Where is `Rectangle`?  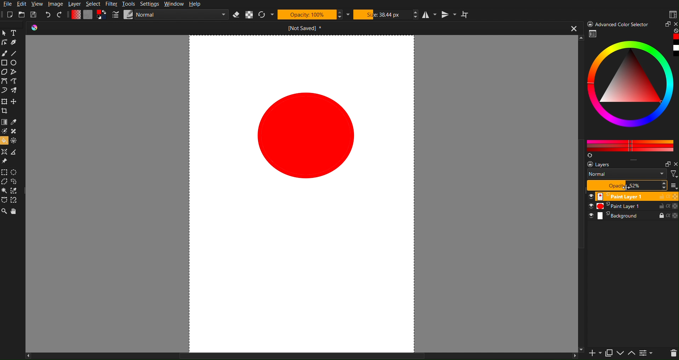 Rectangle is located at coordinates (4, 63).